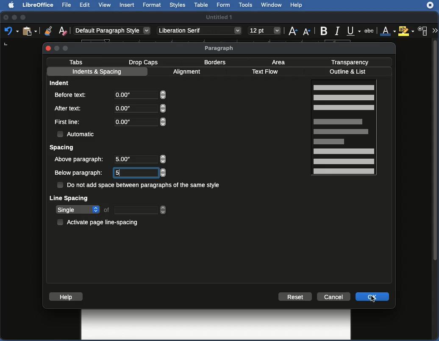 The width and height of the screenshot is (439, 341). Describe the element at coordinates (99, 221) in the screenshot. I see `Activate page line-spacing` at that location.